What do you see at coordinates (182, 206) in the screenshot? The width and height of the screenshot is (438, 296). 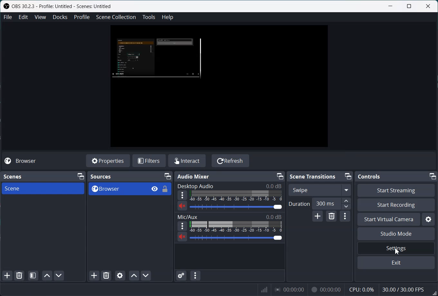 I see `Mute/ Unmute` at bounding box center [182, 206].